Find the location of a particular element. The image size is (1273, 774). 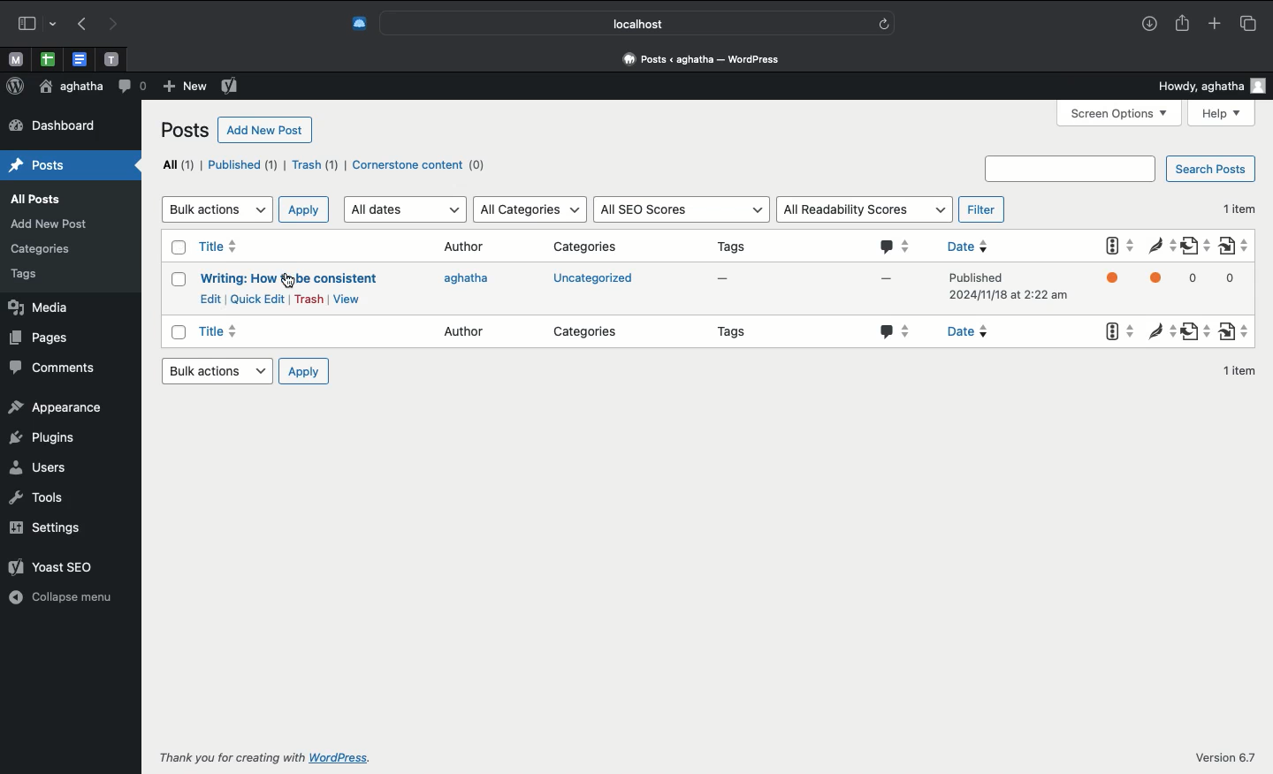

Internal links is located at coordinates (1237, 328).